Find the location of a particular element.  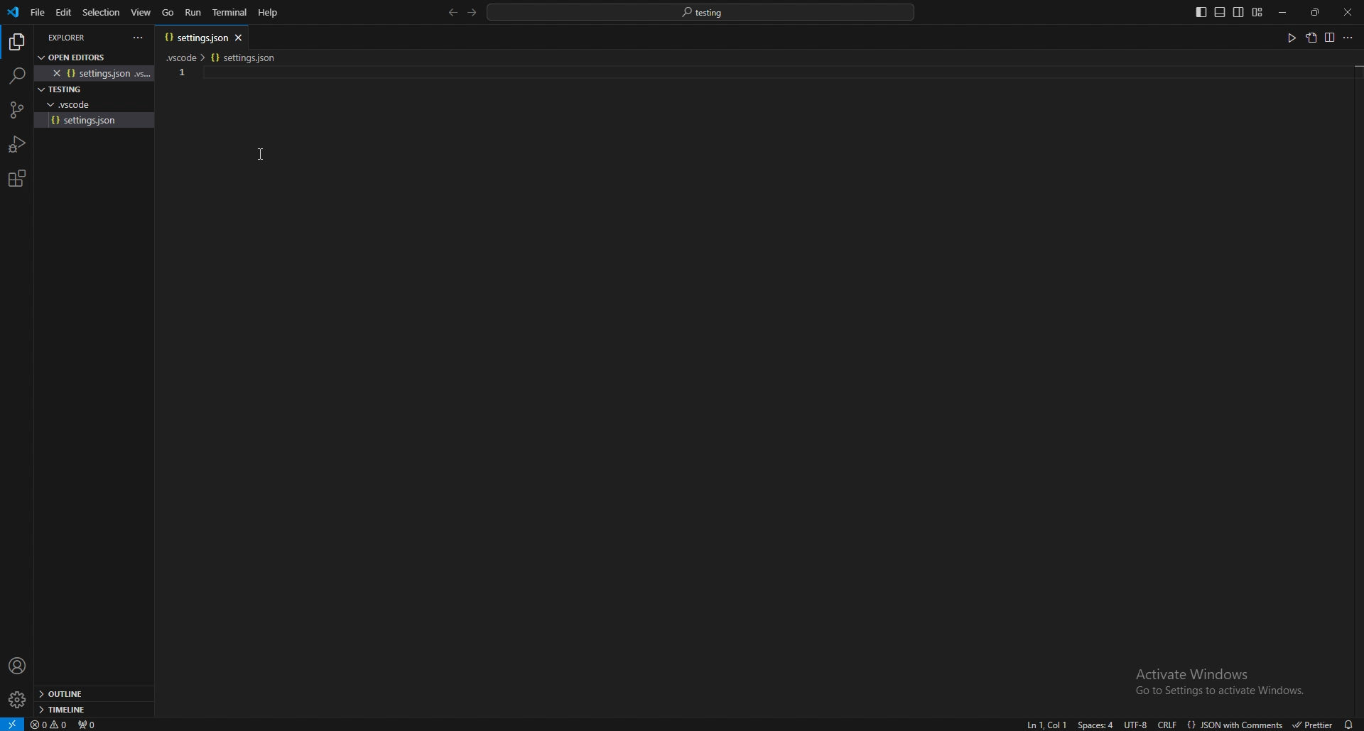

ports forwarded is located at coordinates (93, 725).